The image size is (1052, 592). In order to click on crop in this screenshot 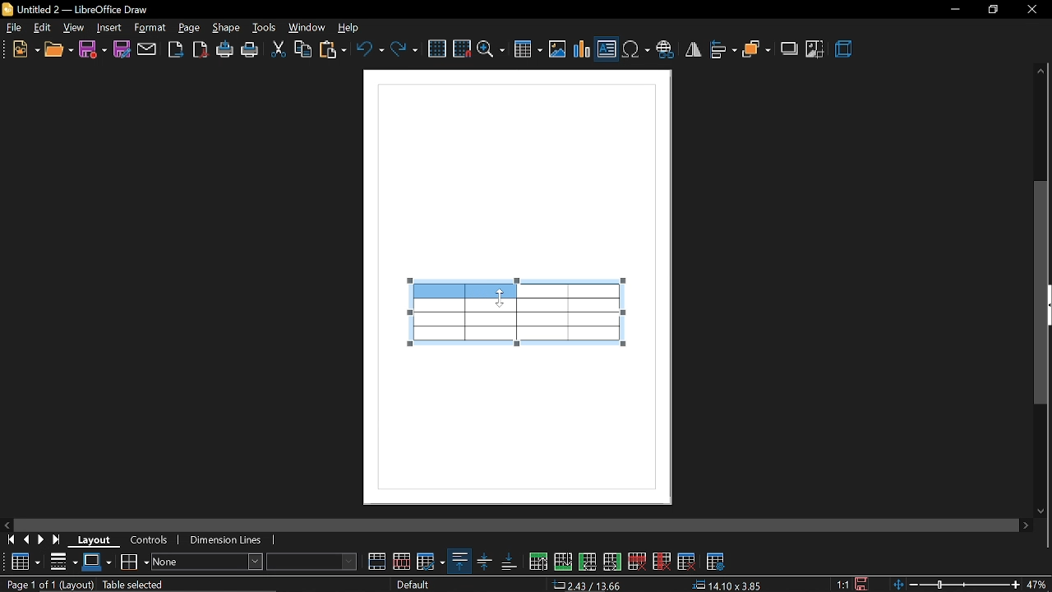, I will do `click(814, 50)`.